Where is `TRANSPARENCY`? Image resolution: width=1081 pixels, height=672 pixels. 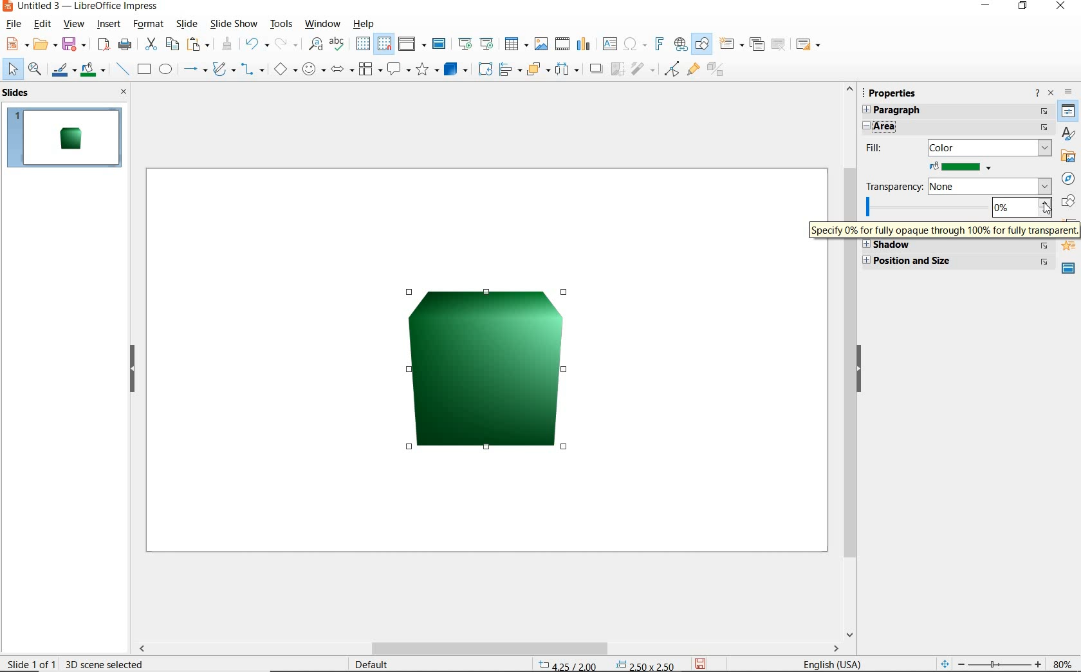
TRANSPARENCY is located at coordinates (957, 185).